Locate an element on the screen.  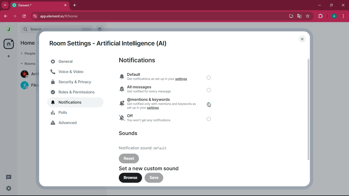
dvanced is located at coordinates (75, 124).